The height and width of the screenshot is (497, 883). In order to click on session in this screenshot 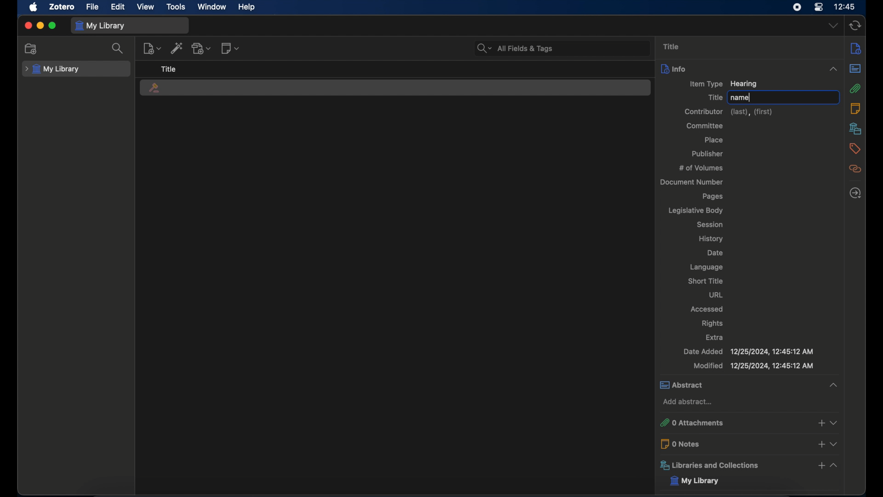, I will do `click(709, 224)`.